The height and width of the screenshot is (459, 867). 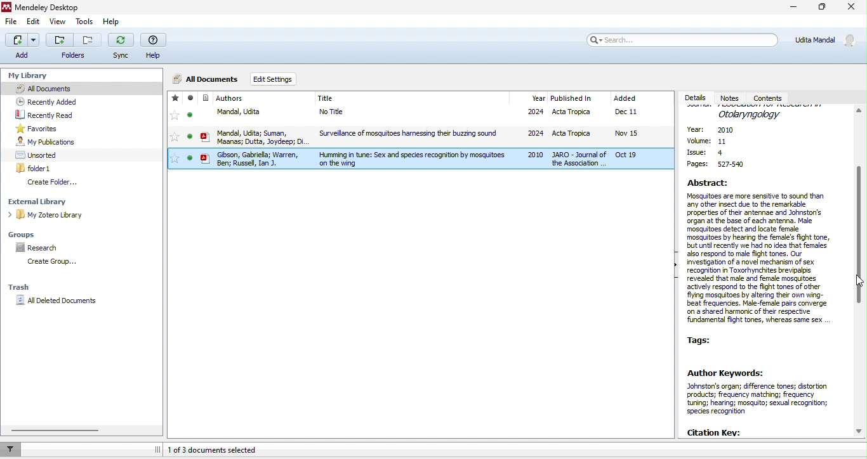 I want to click on file, so click(x=444, y=113).